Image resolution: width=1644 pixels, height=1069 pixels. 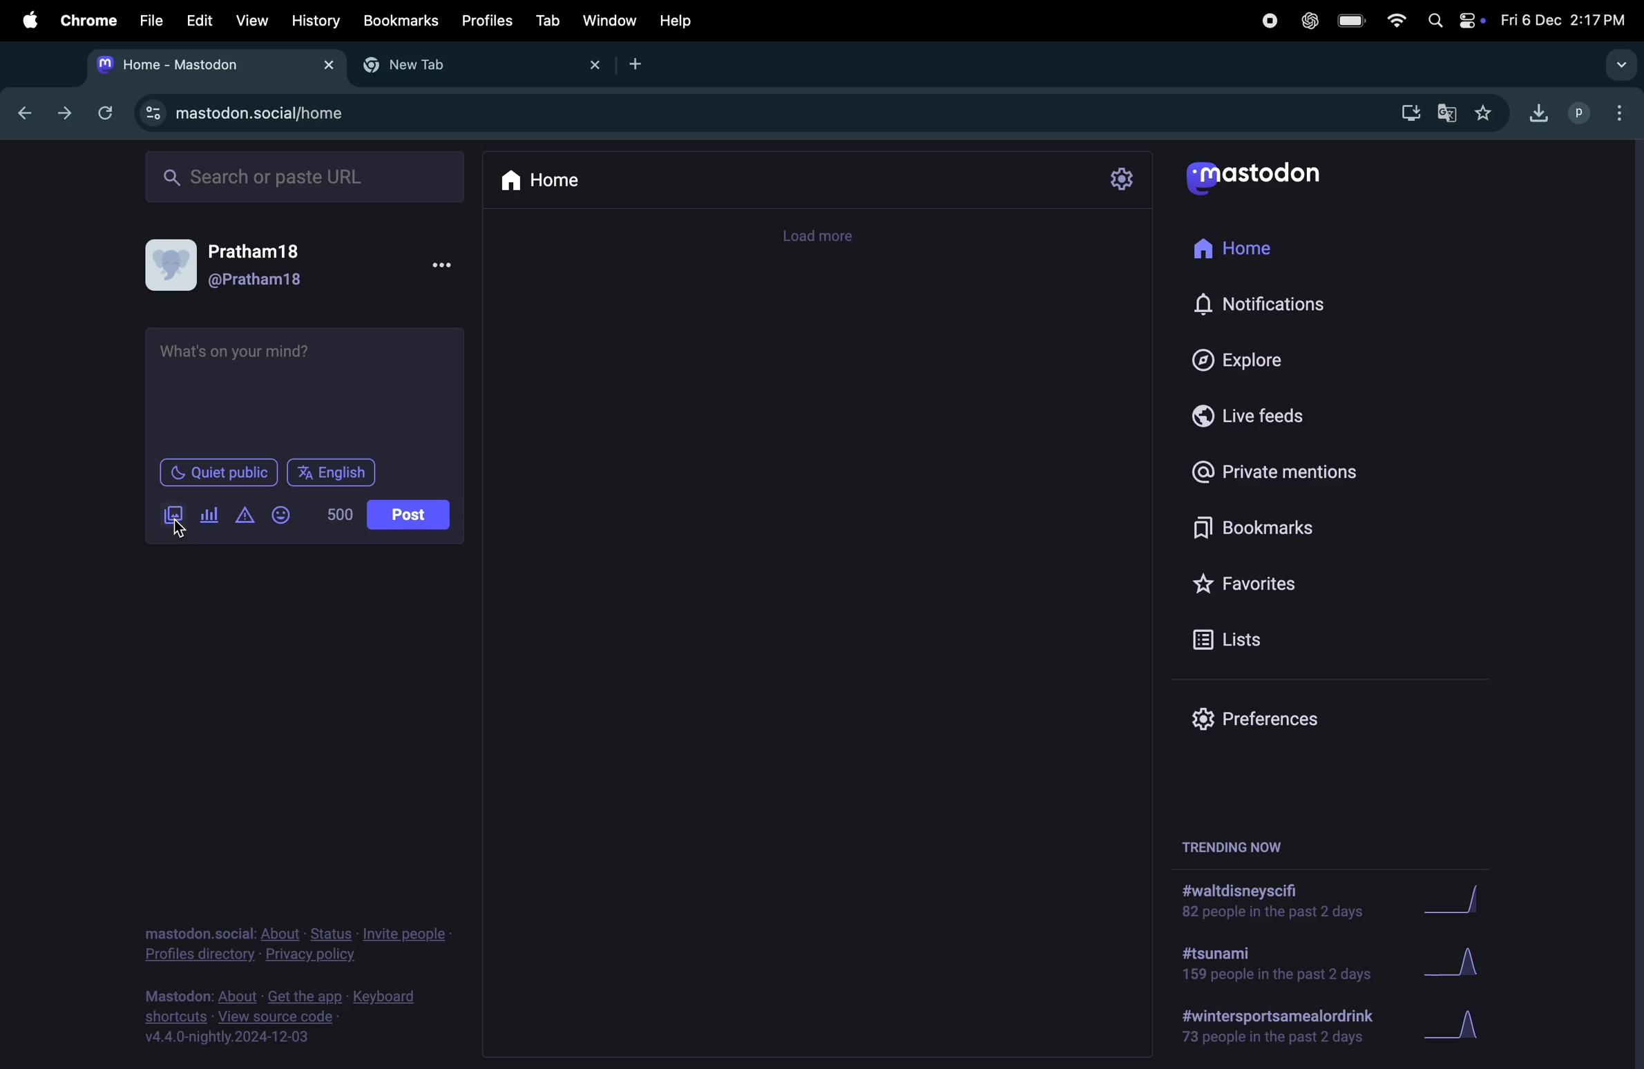 What do you see at coordinates (249, 19) in the screenshot?
I see `view` at bounding box center [249, 19].